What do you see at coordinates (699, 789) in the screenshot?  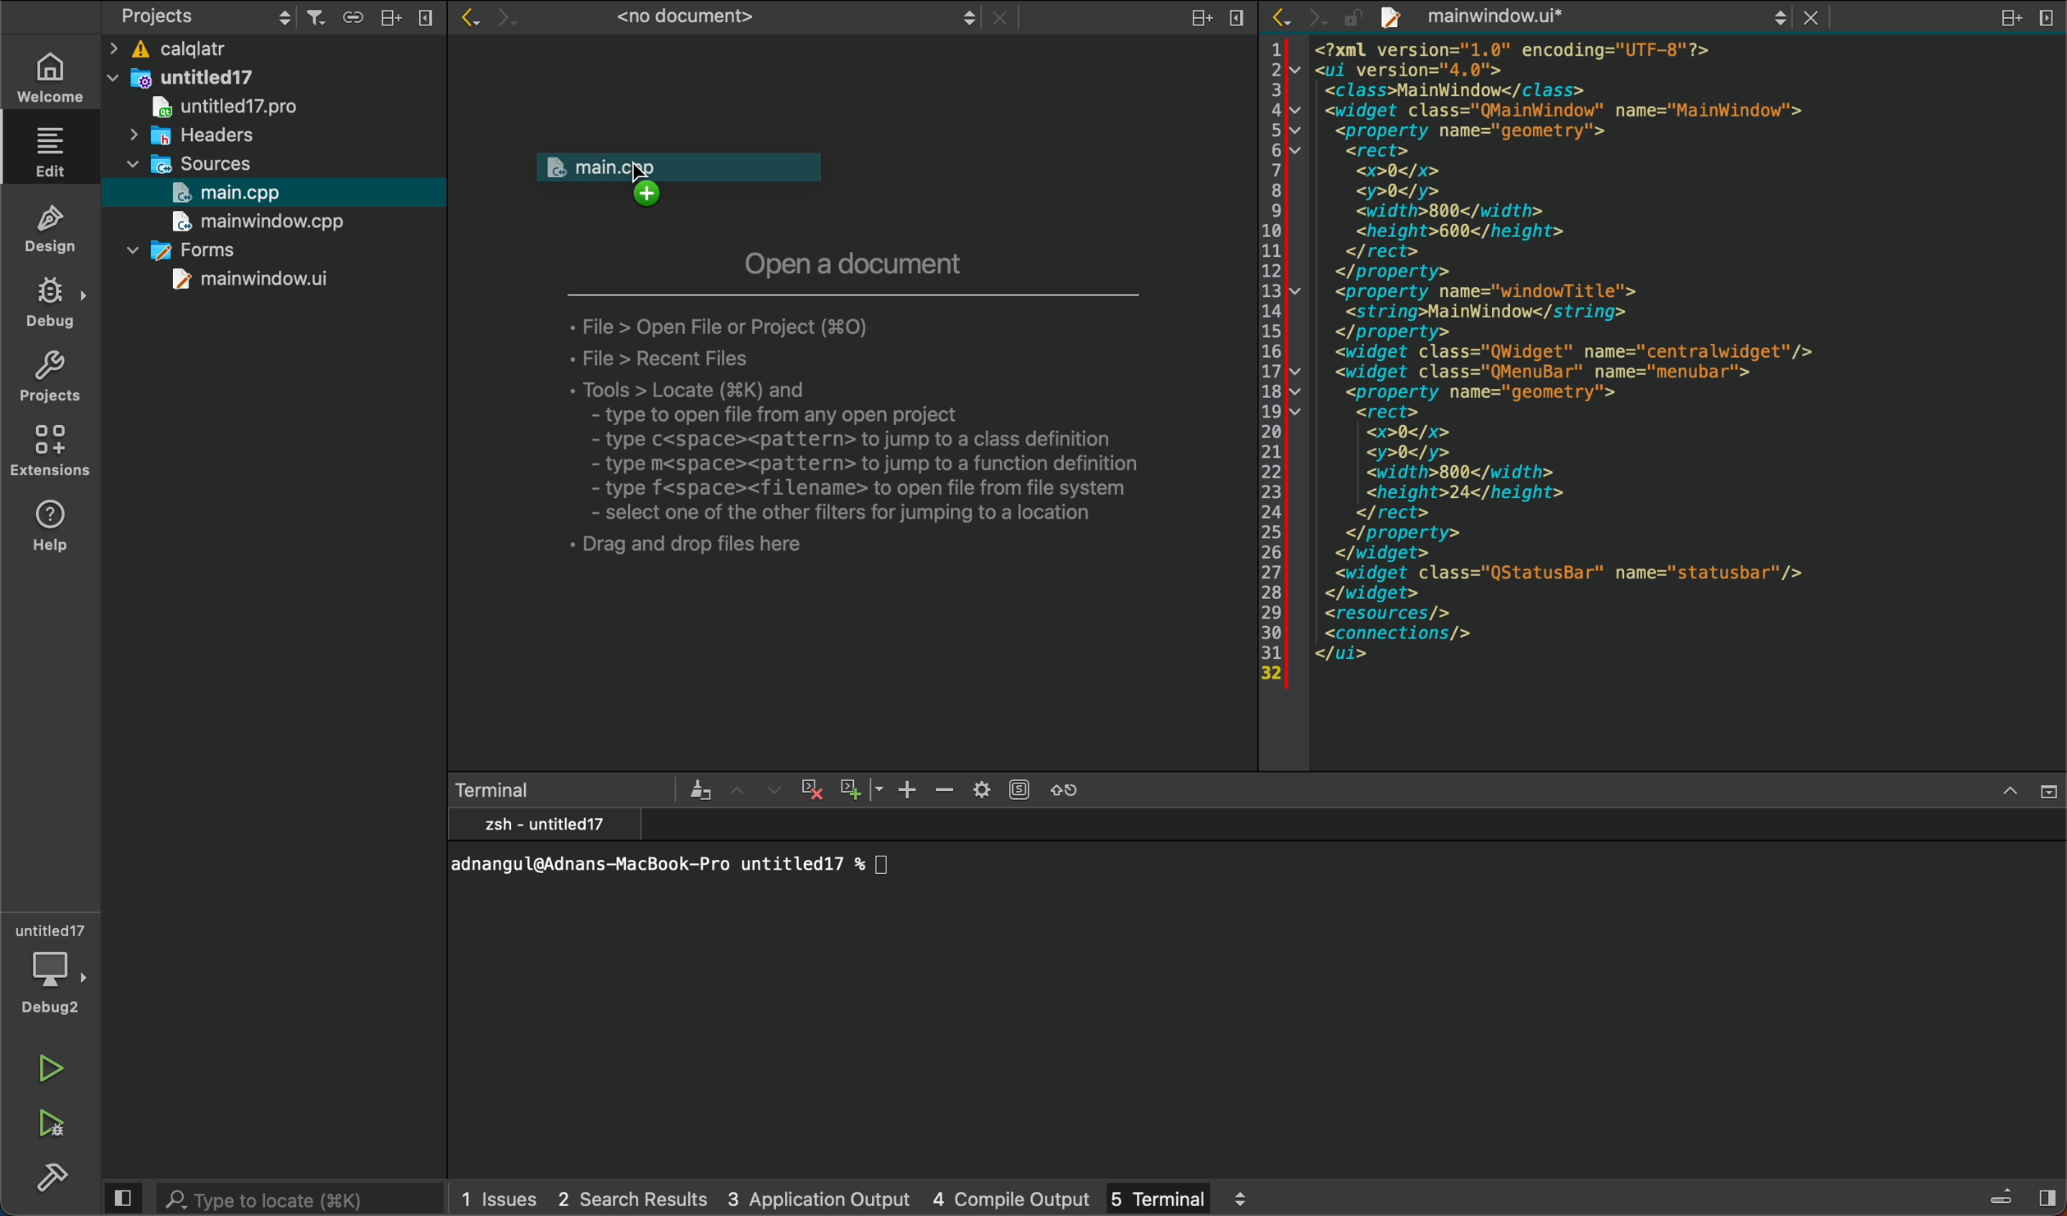 I see `clear` at bounding box center [699, 789].